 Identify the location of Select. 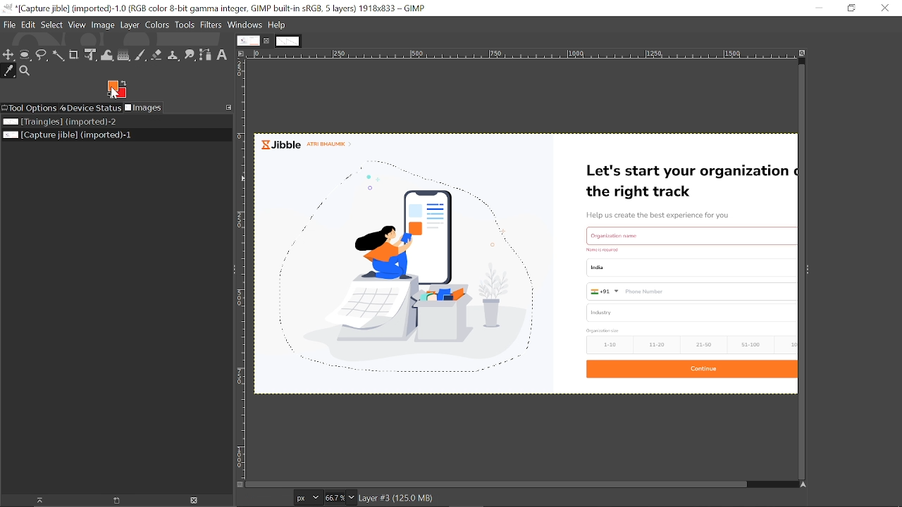
(52, 25).